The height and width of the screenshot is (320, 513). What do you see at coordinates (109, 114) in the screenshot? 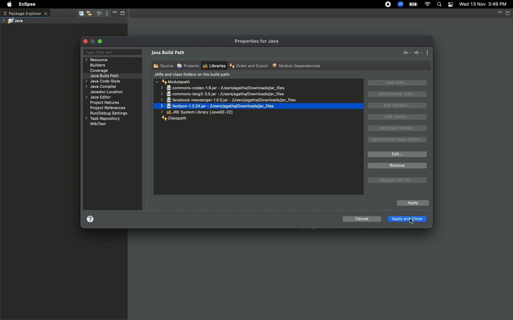
I see `RuryDebug` at bounding box center [109, 114].